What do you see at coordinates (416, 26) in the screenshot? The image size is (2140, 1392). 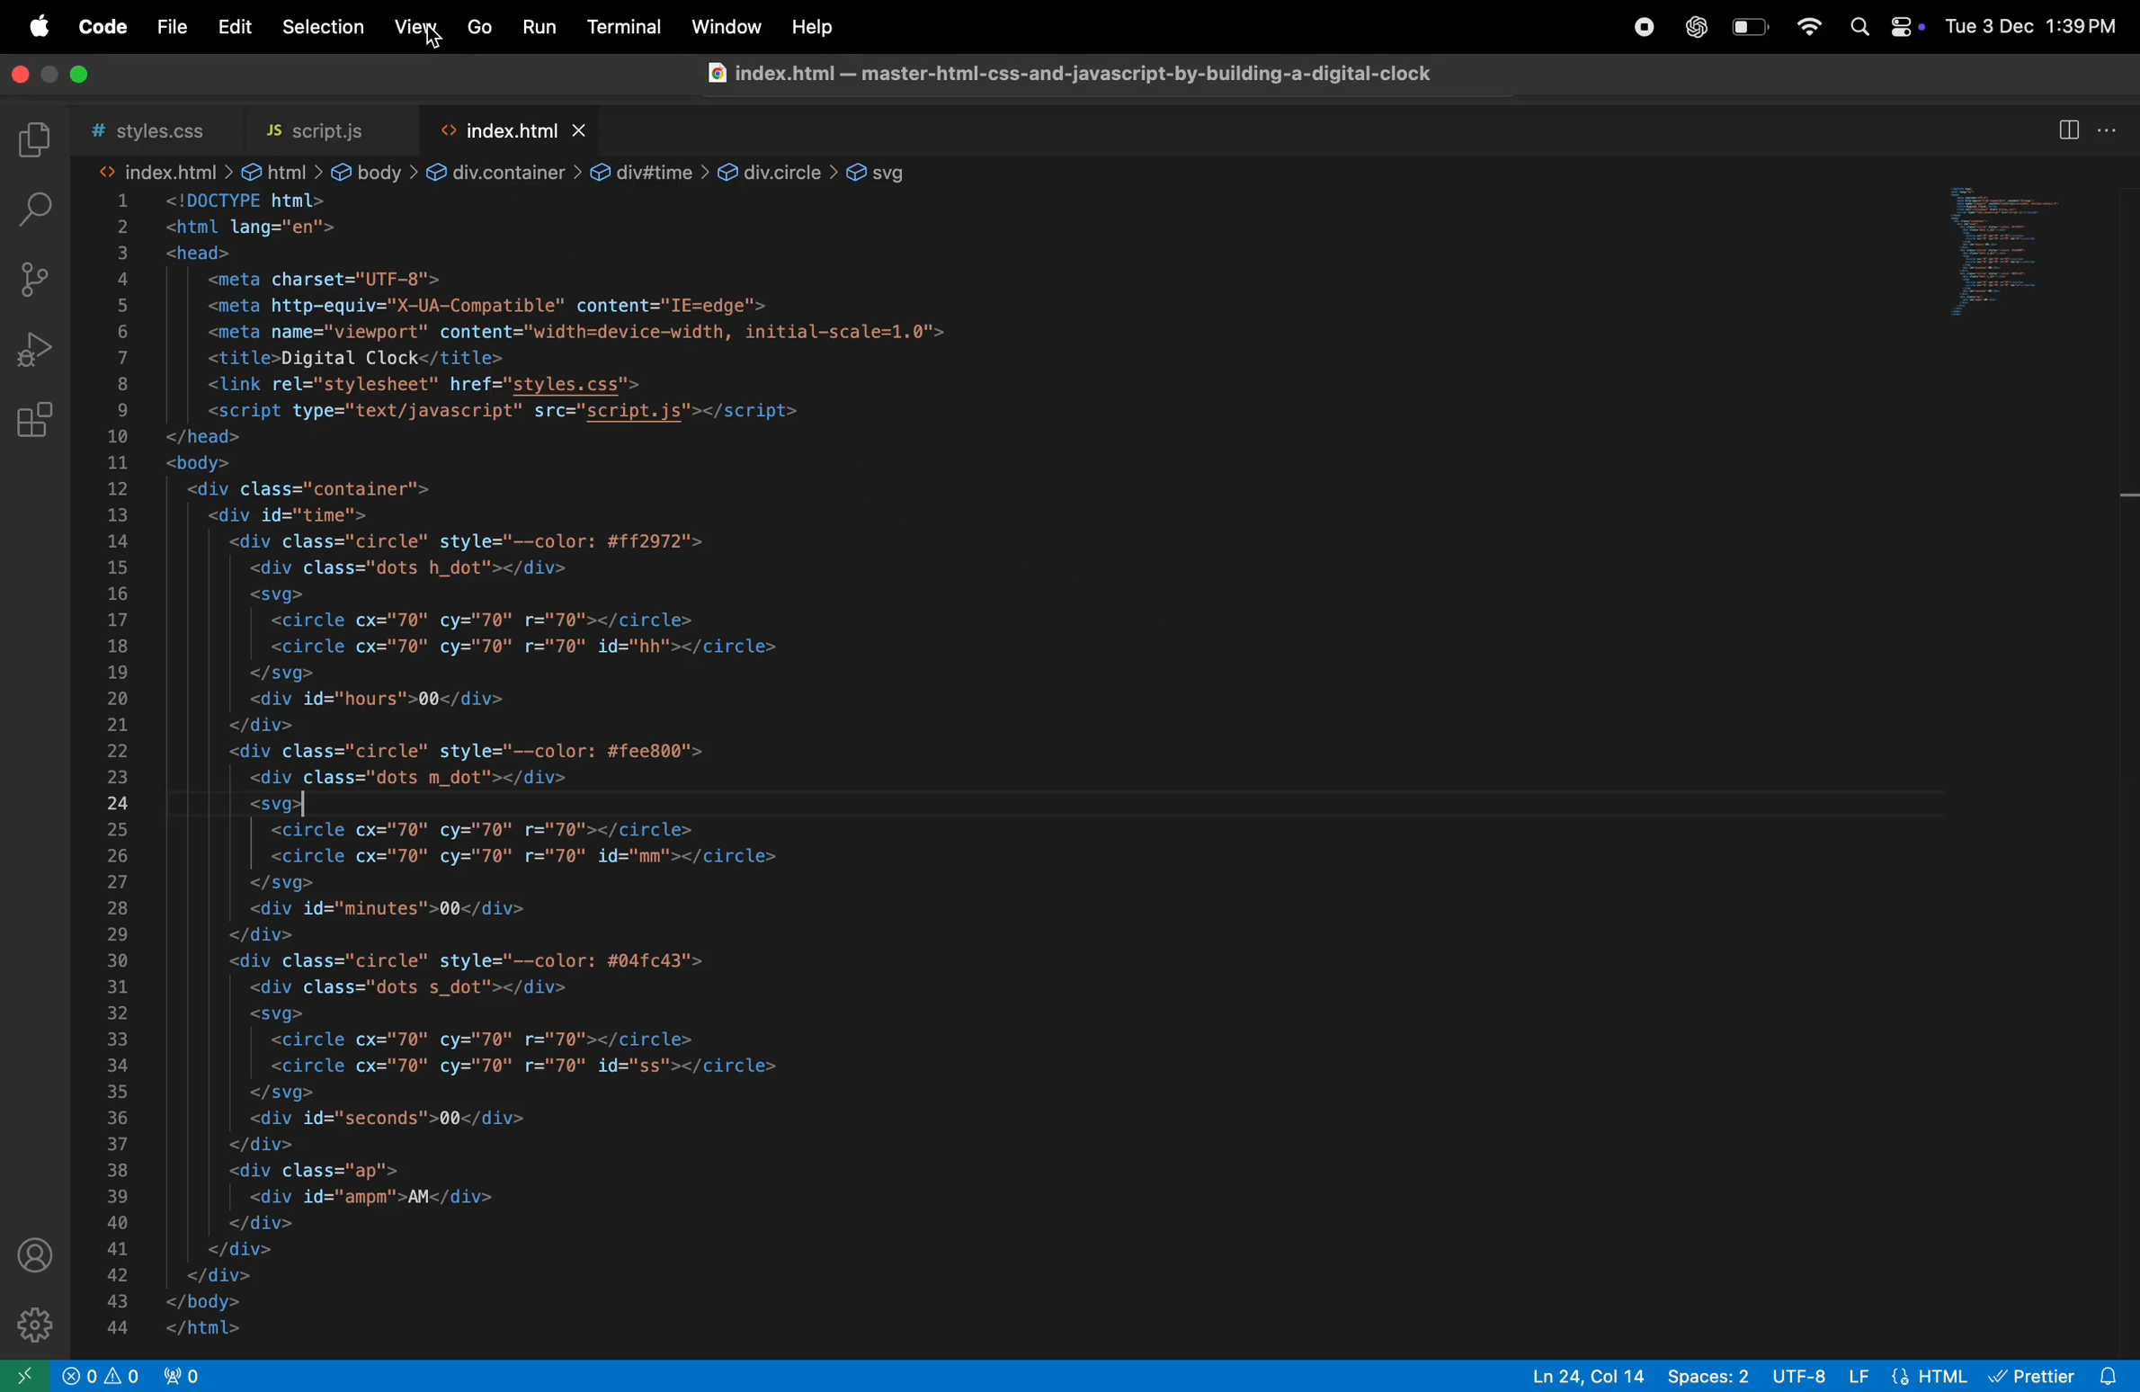 I see `view` at bounding box center [416, 26].